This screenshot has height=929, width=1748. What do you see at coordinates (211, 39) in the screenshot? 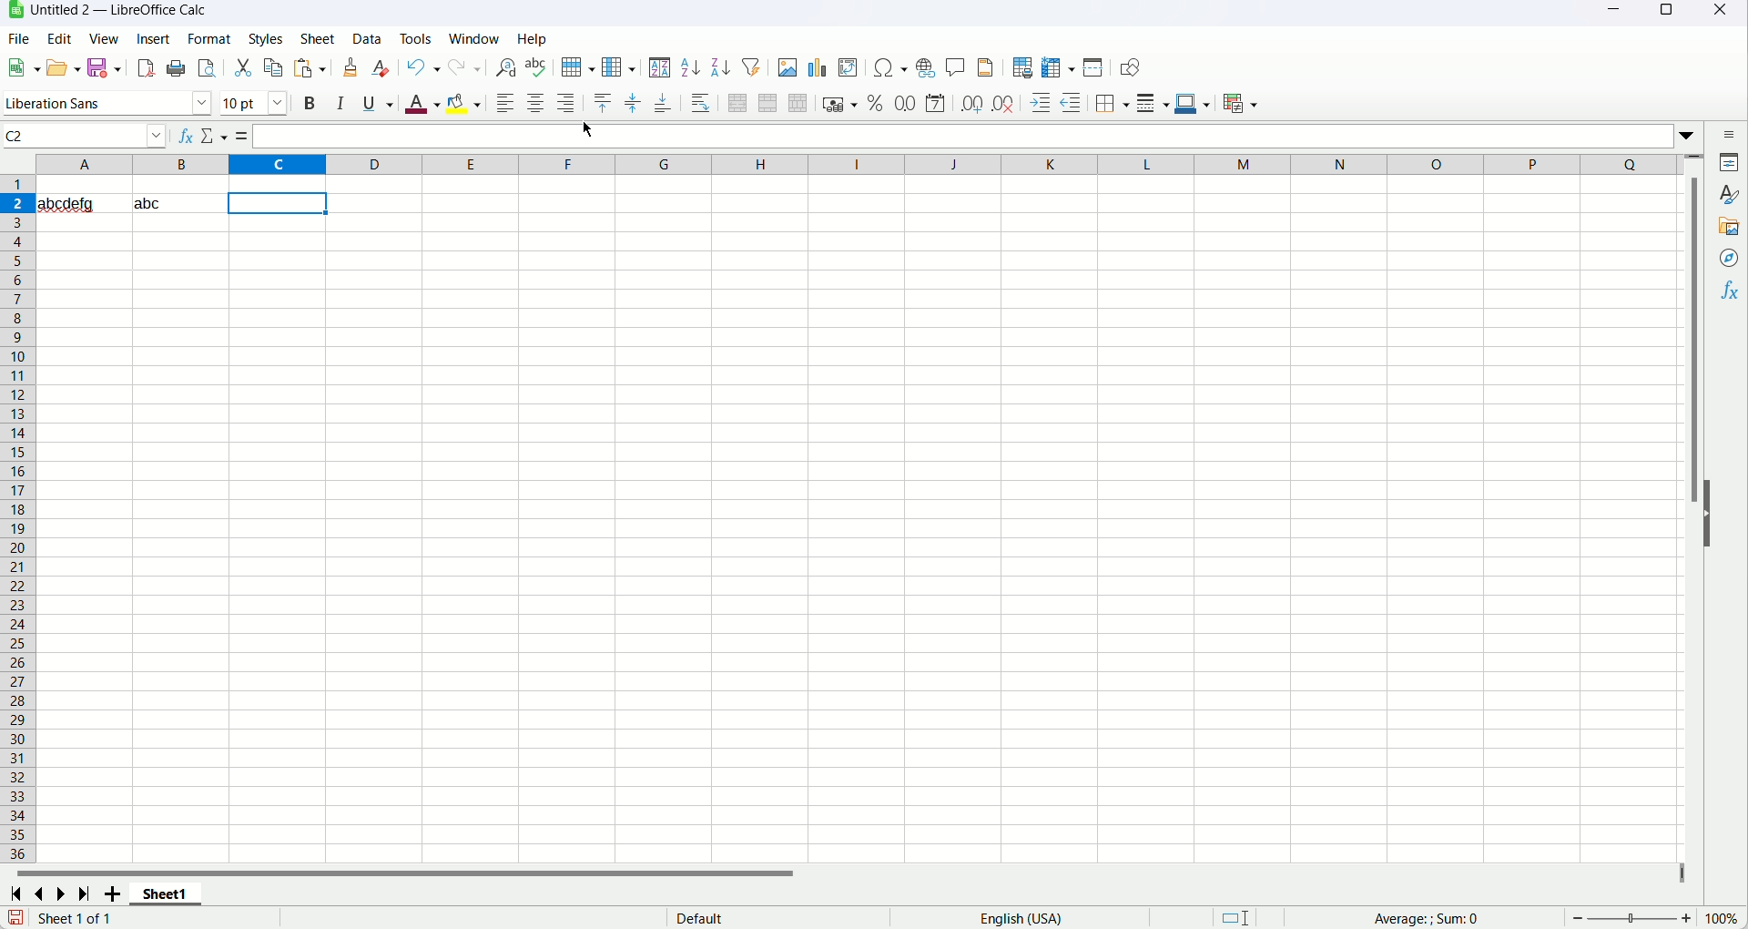
I see `format` at bounding box center [211, 39].